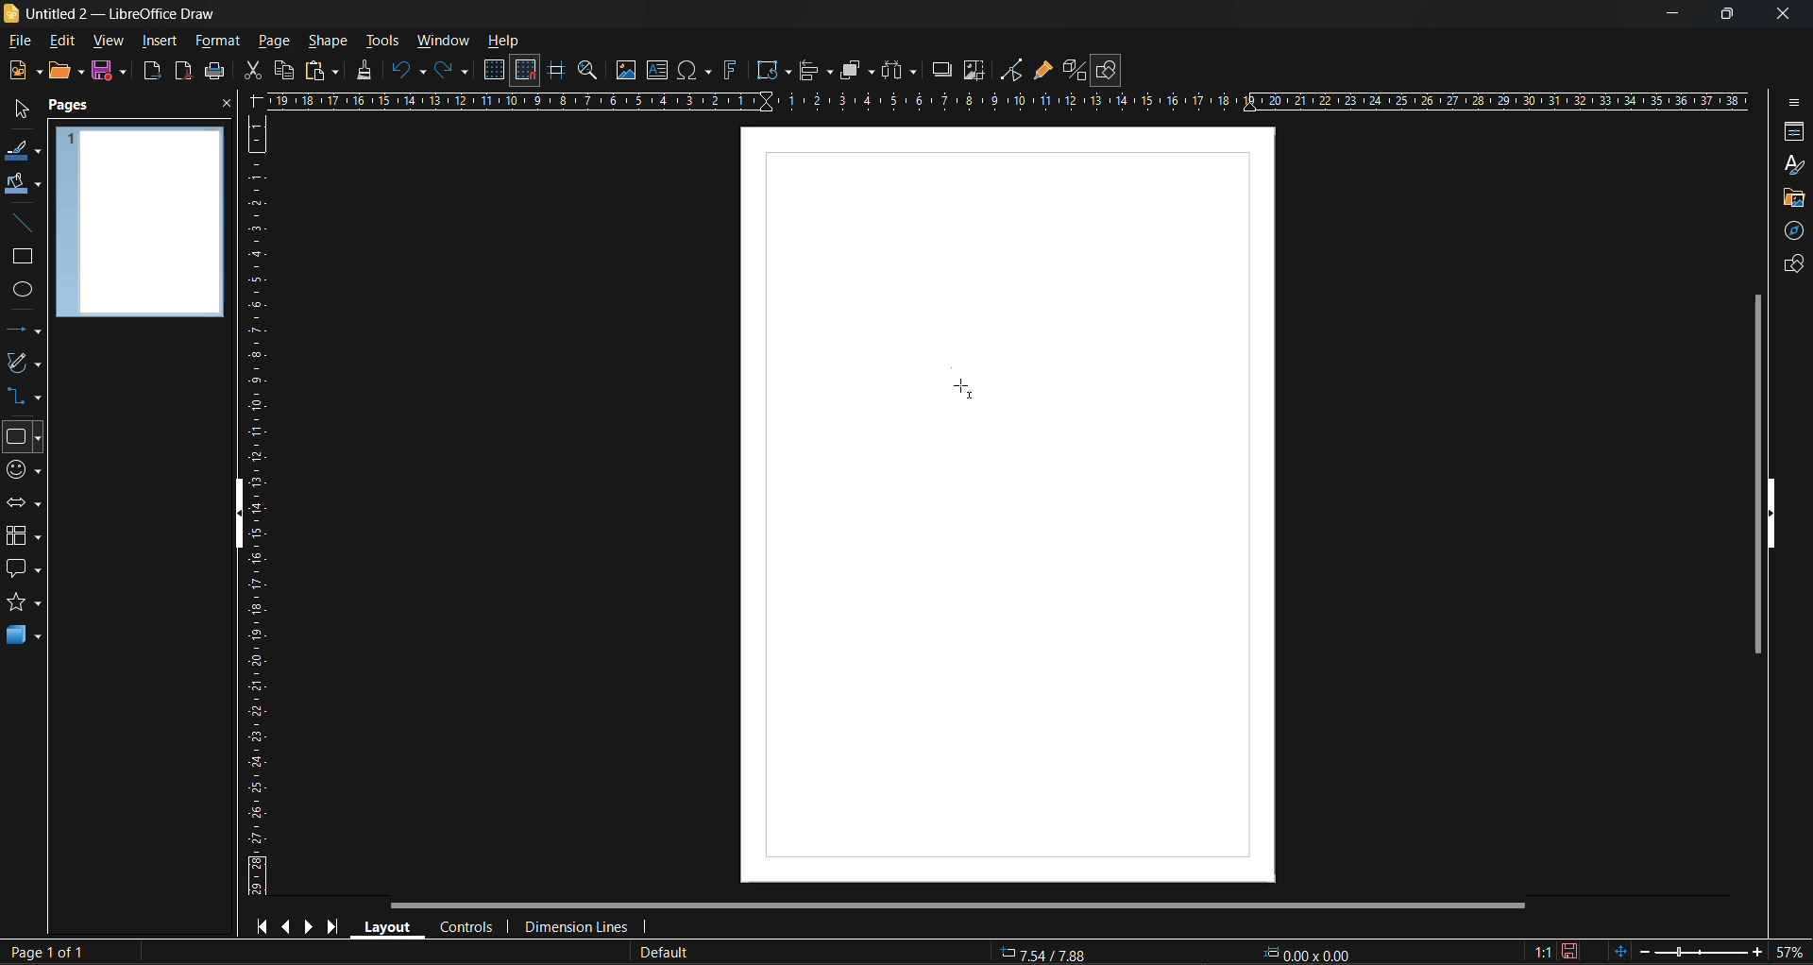 The height and width of the screenshot is (965, 1813). What do you see at coordinates (332, 41) in the screenshot?
I see `shape` at bounding box center [332, 41].